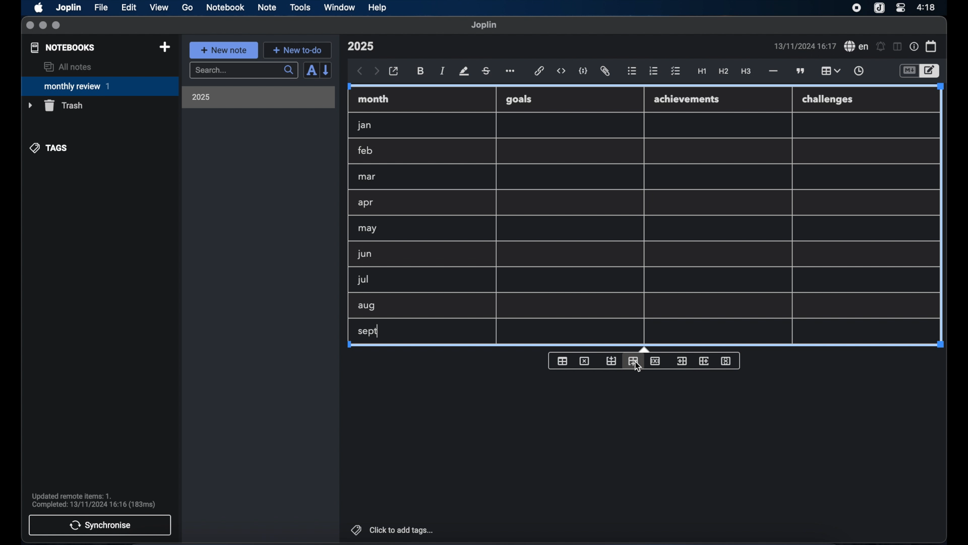  I want to click on sept, so click(369, 332).